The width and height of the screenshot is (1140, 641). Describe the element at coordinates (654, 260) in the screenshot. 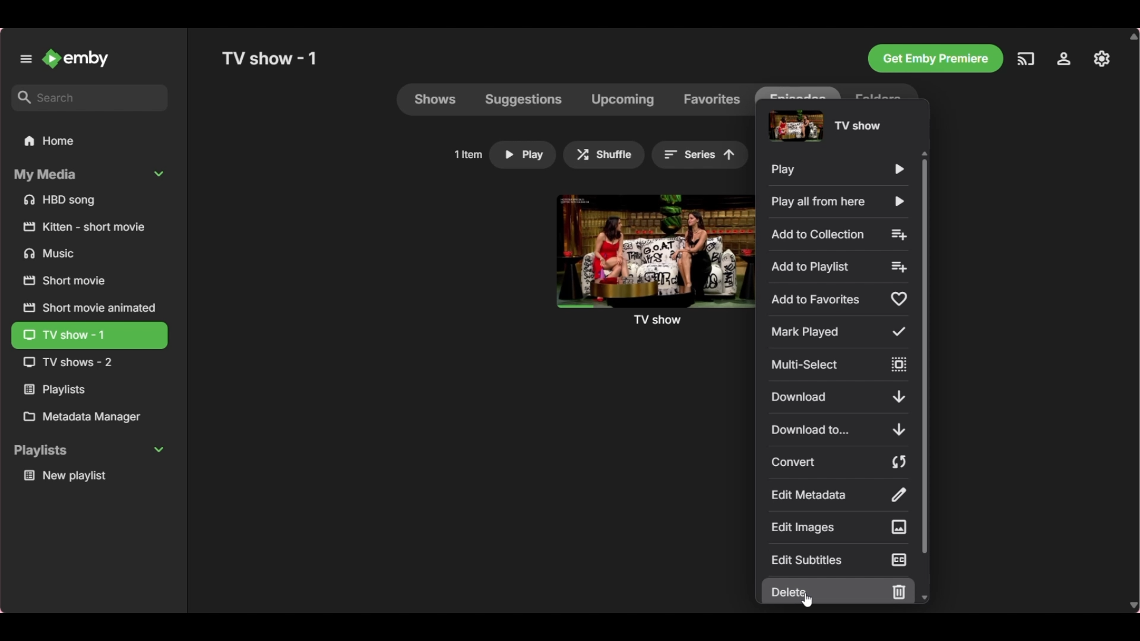

I see `TV show` at that location.